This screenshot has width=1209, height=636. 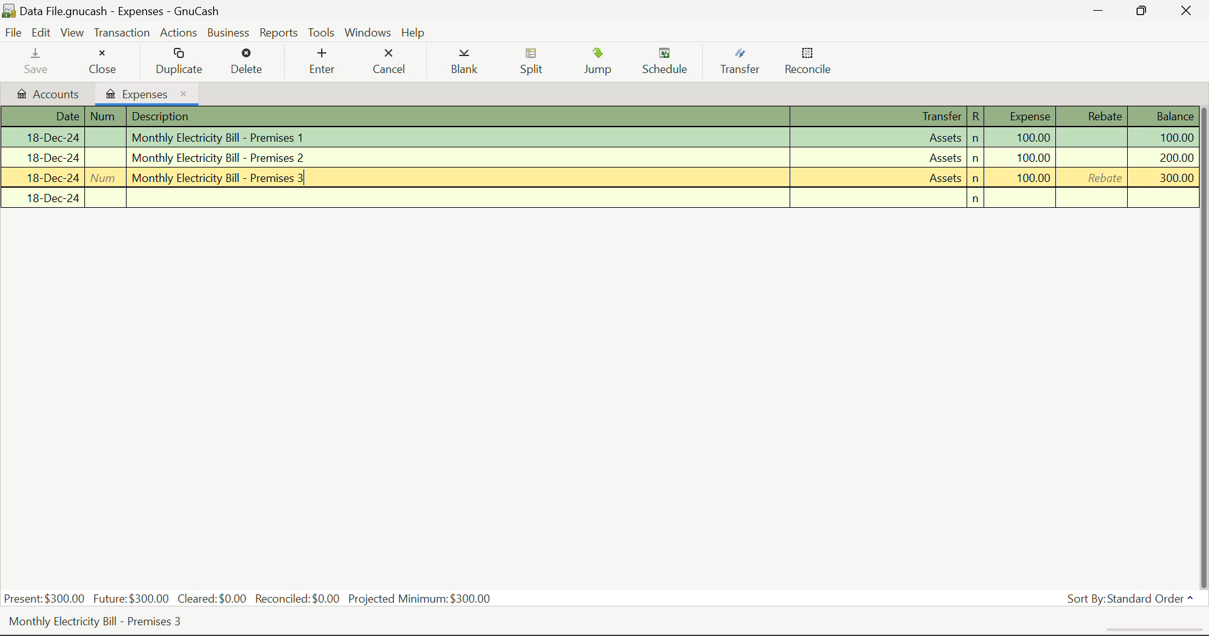 I want to click on Restore Down, so click(x=1100, y=13).